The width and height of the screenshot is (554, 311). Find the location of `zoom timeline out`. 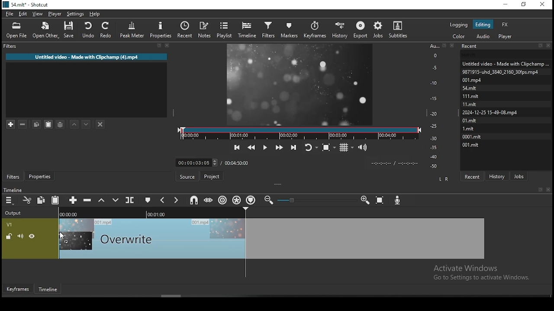

zoom timeline out is located at coordinates (365, 201).